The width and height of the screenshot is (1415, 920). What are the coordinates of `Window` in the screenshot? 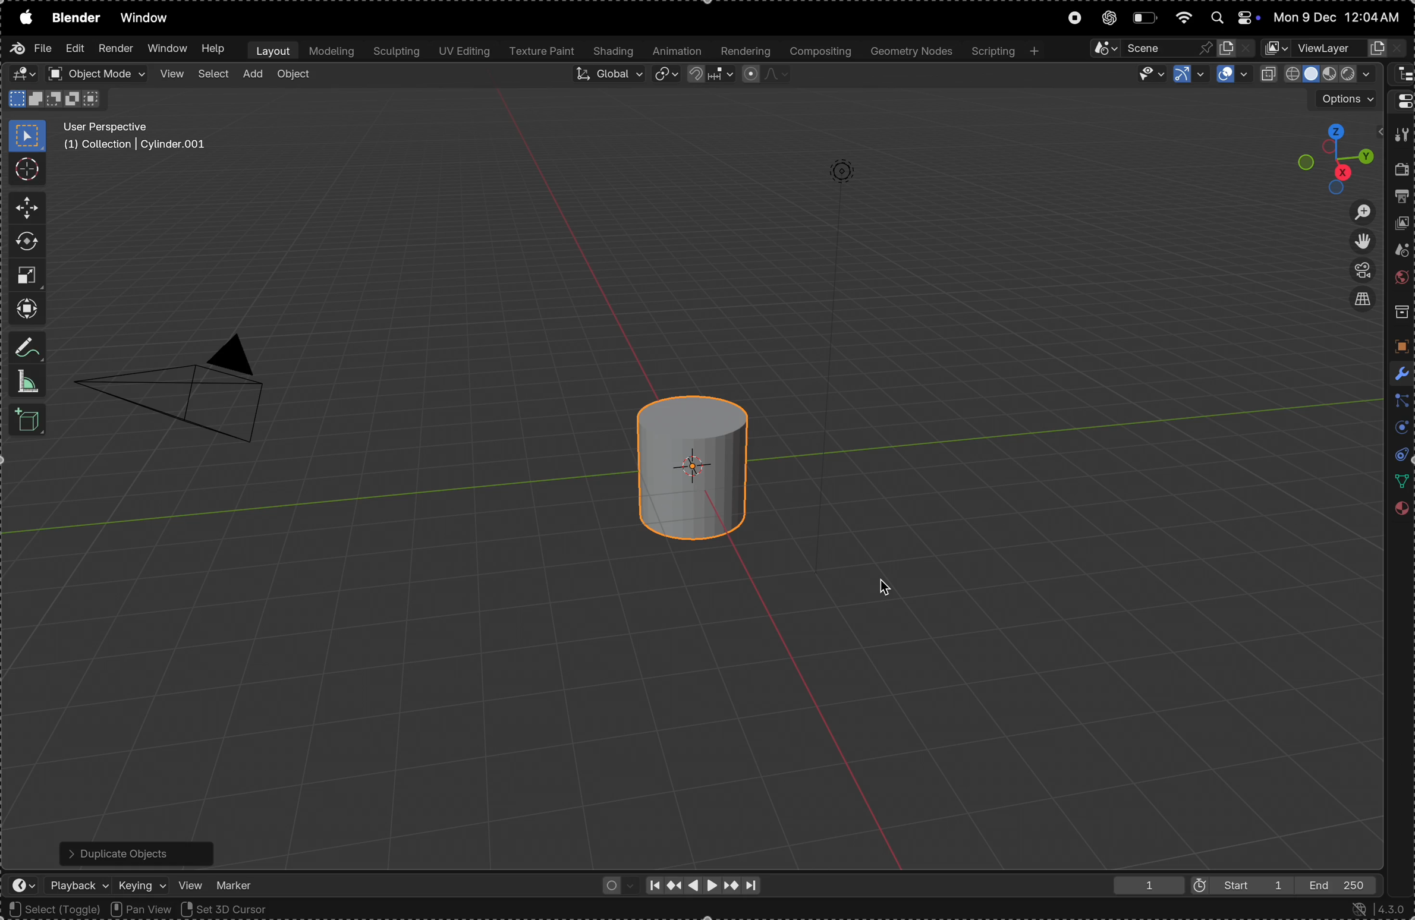 It's located at (166, 49).